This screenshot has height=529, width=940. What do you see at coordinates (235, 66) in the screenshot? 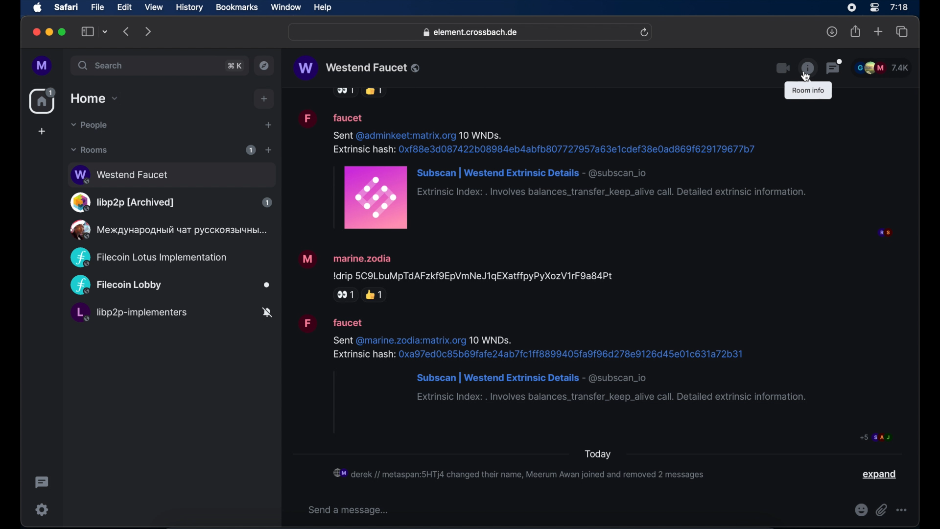
I see `search shortcut` at bounding box center [235, 66].